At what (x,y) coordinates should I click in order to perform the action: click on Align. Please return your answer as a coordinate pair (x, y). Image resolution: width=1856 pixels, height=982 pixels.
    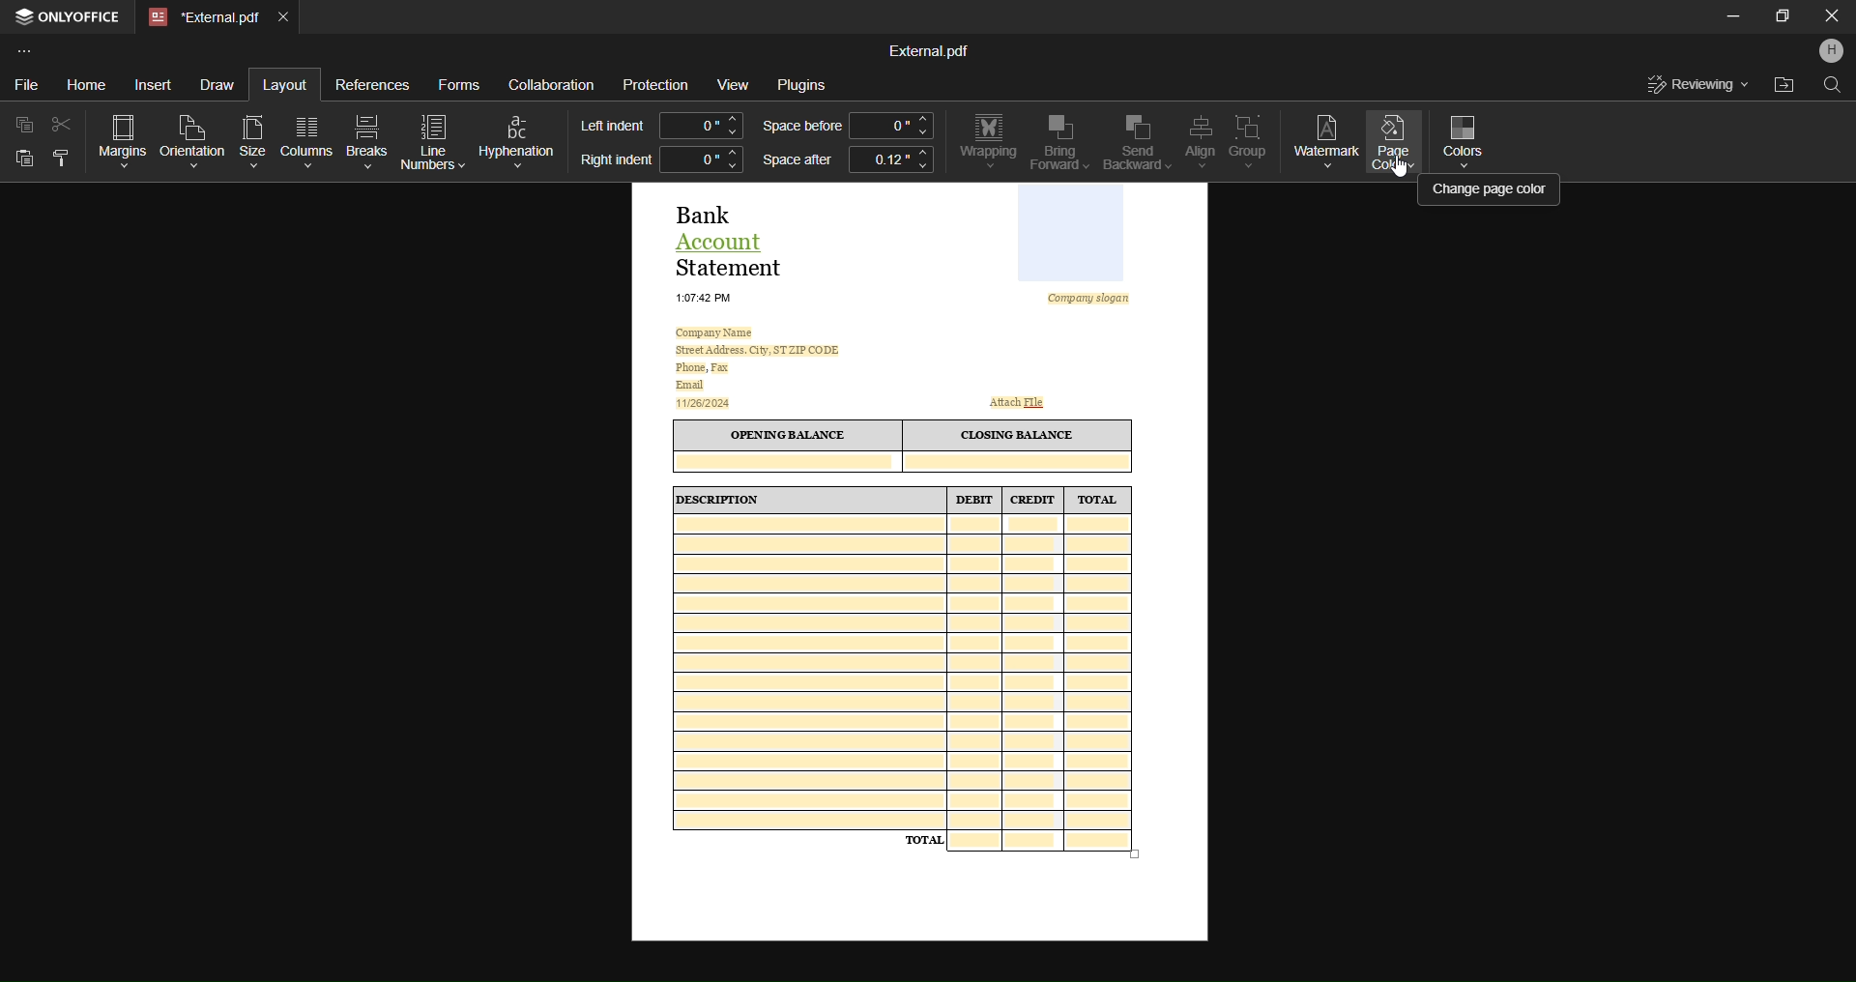
    Looking at the image, I should click on (1195, 141).